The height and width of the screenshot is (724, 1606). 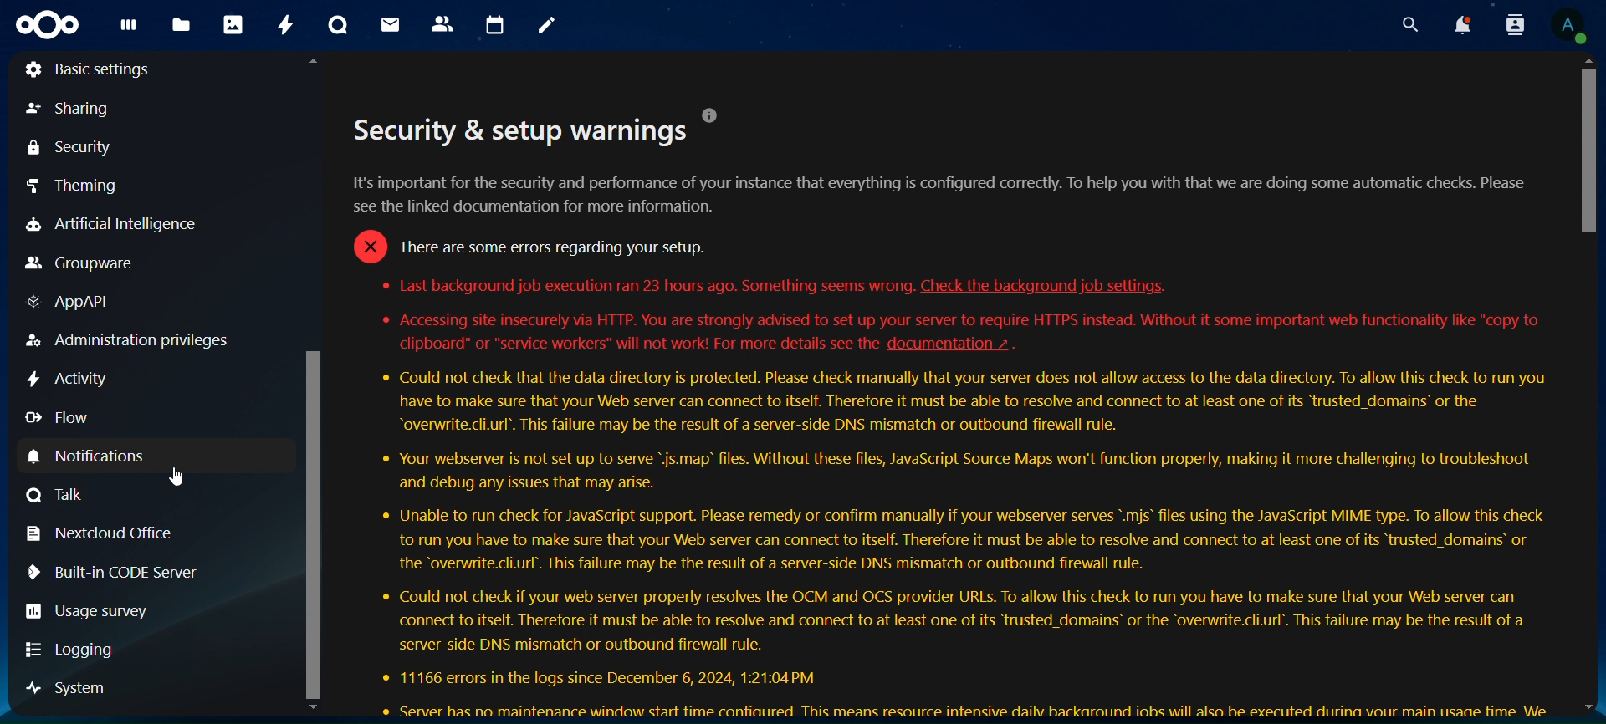 I want to click on calendar, so click(x=493, y=23).